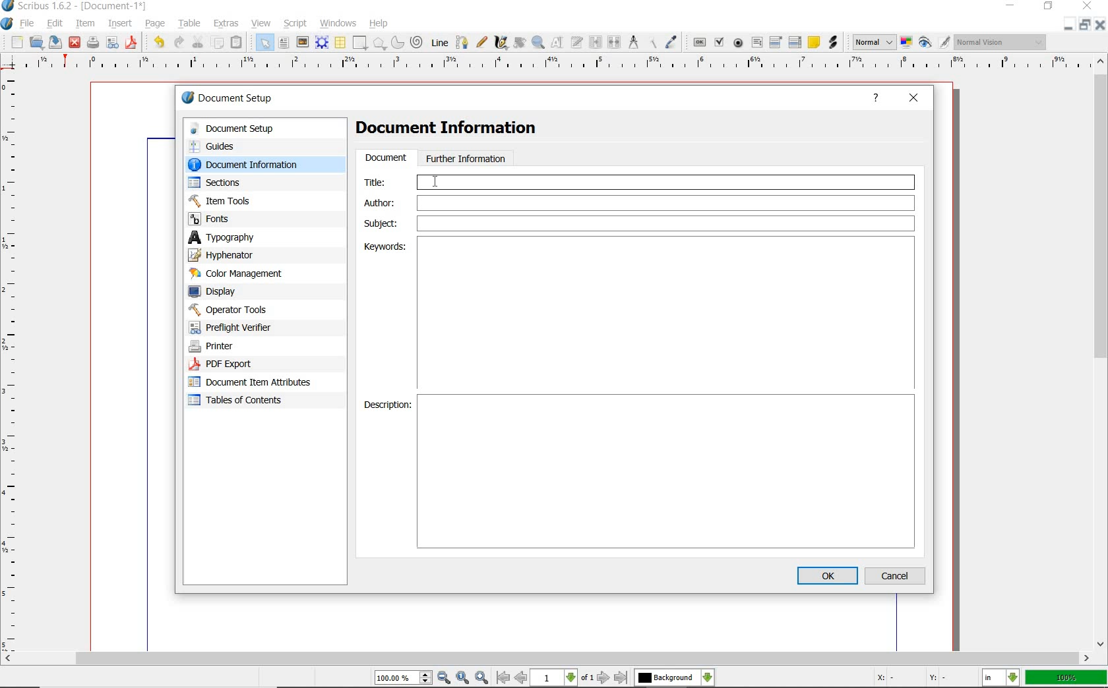 The image size is (1108, 688). I want to click on save as pdf, so click(131, 44).